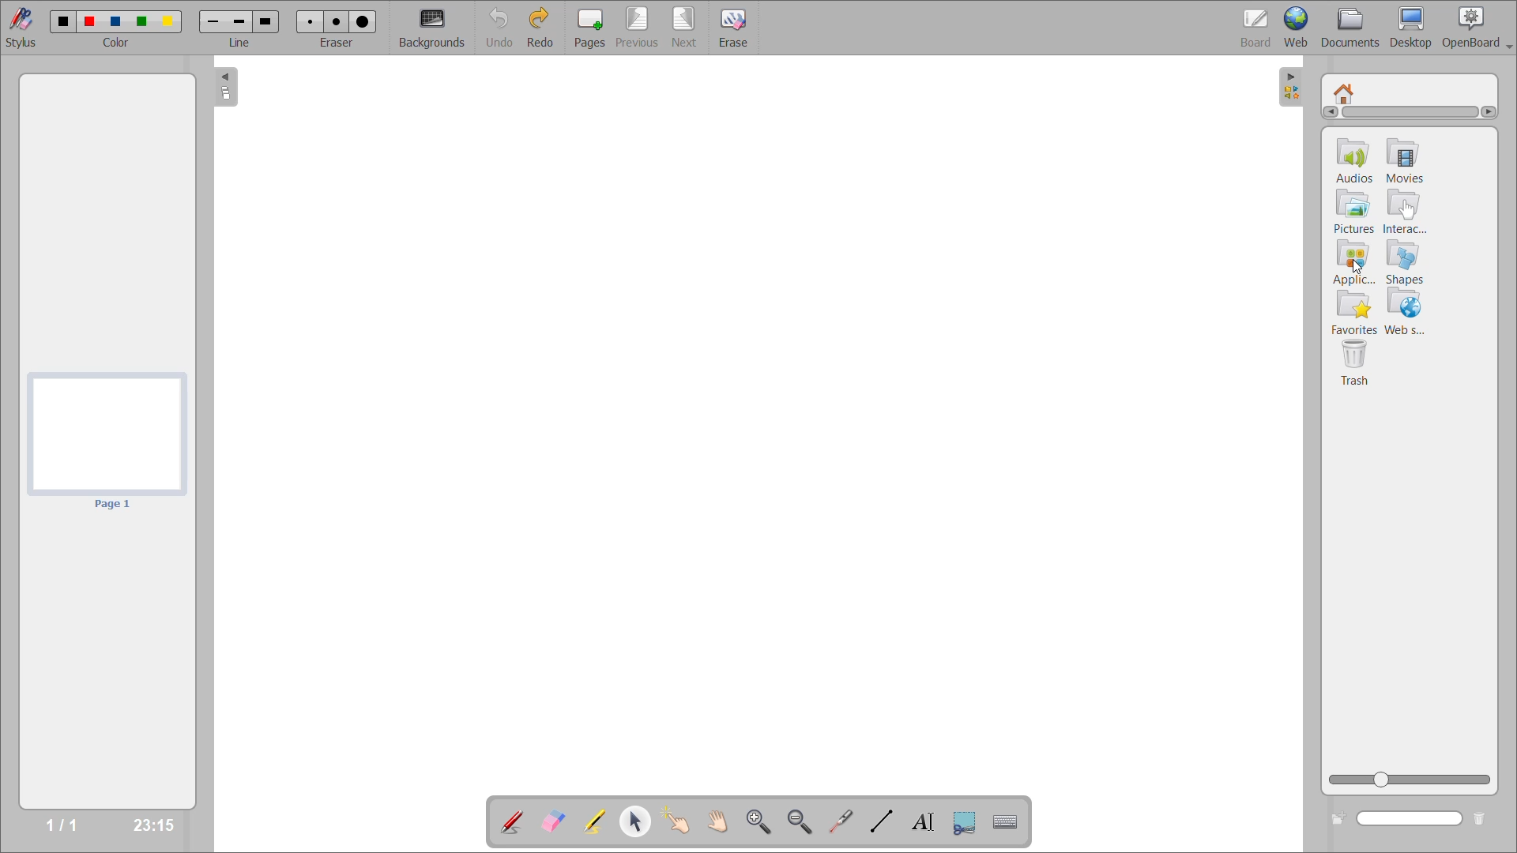  I want to click on page preview, so click(104, 442).